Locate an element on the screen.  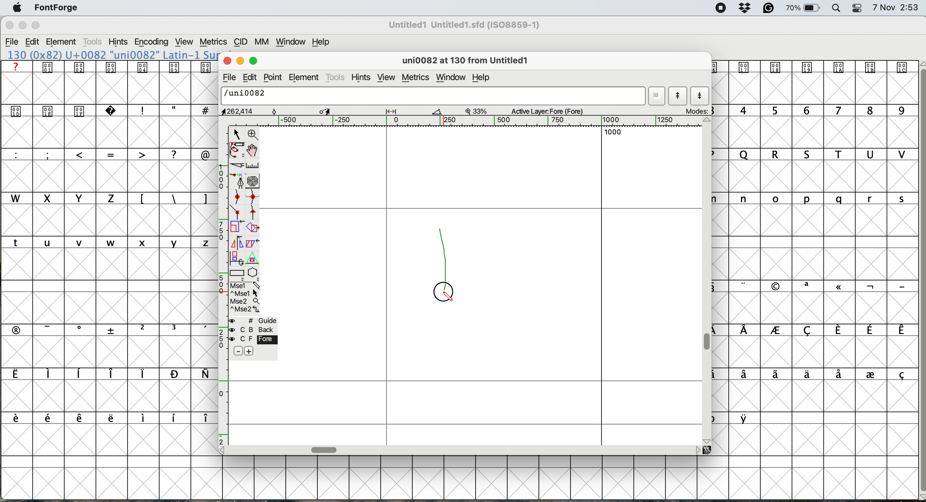
cut splines in two is located at coordinates (234, 166).